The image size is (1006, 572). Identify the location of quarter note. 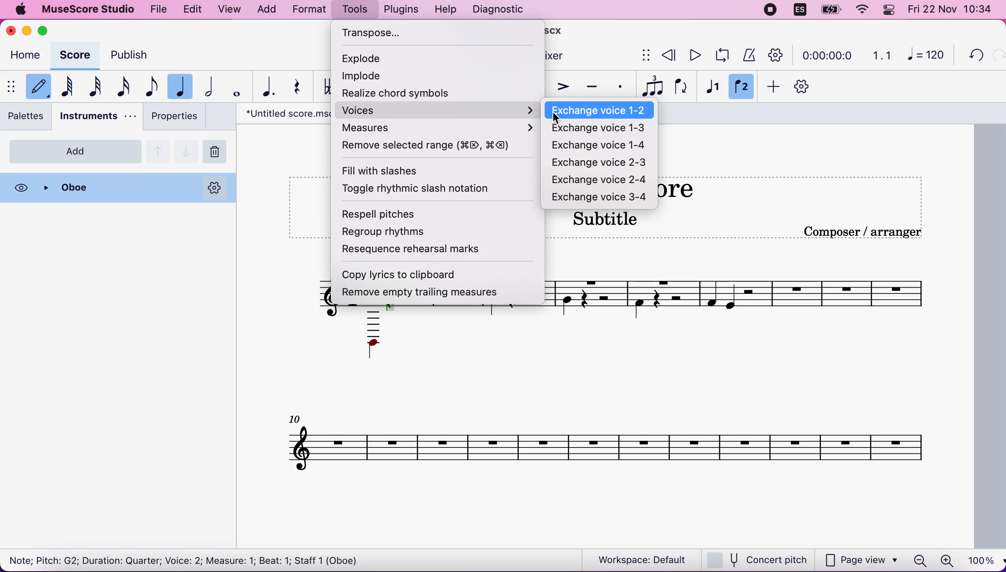
(180, 86).